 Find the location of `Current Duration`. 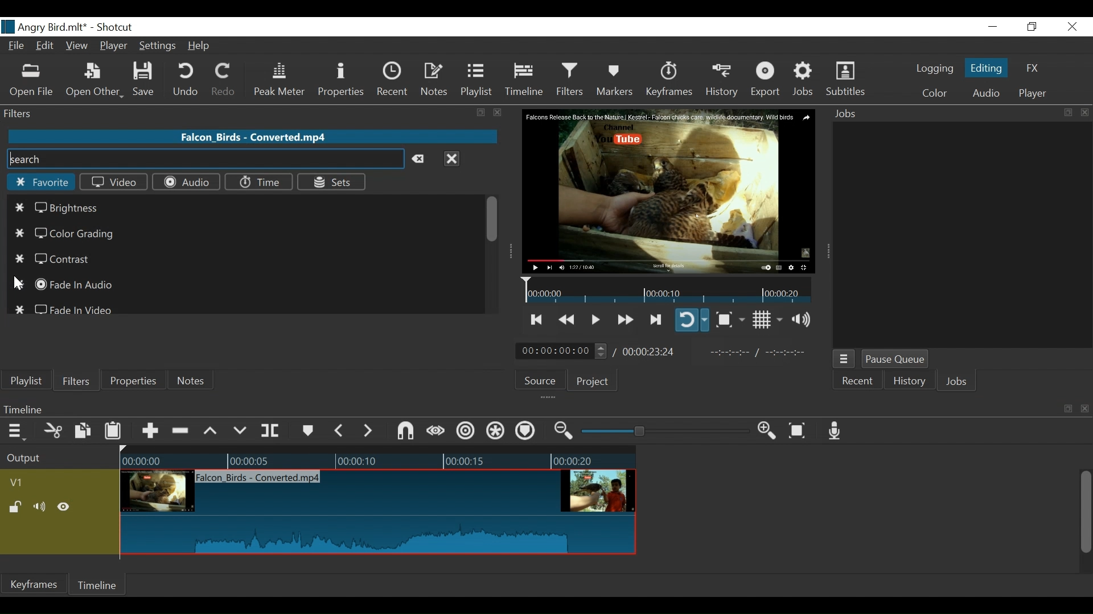

Current Duration is located at coordinates (562, 350).